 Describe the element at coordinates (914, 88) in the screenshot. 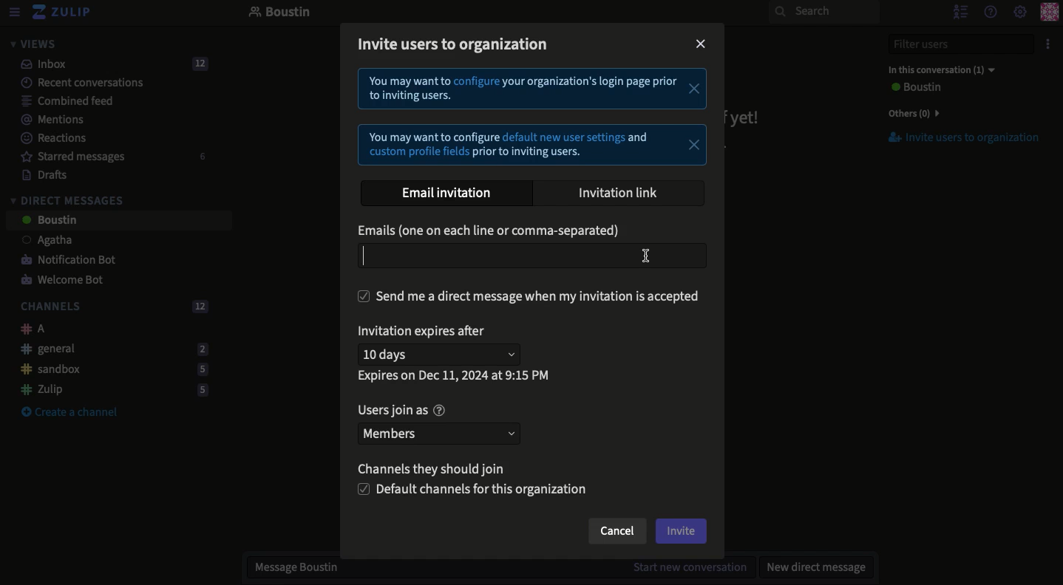

I see `User` at that location.